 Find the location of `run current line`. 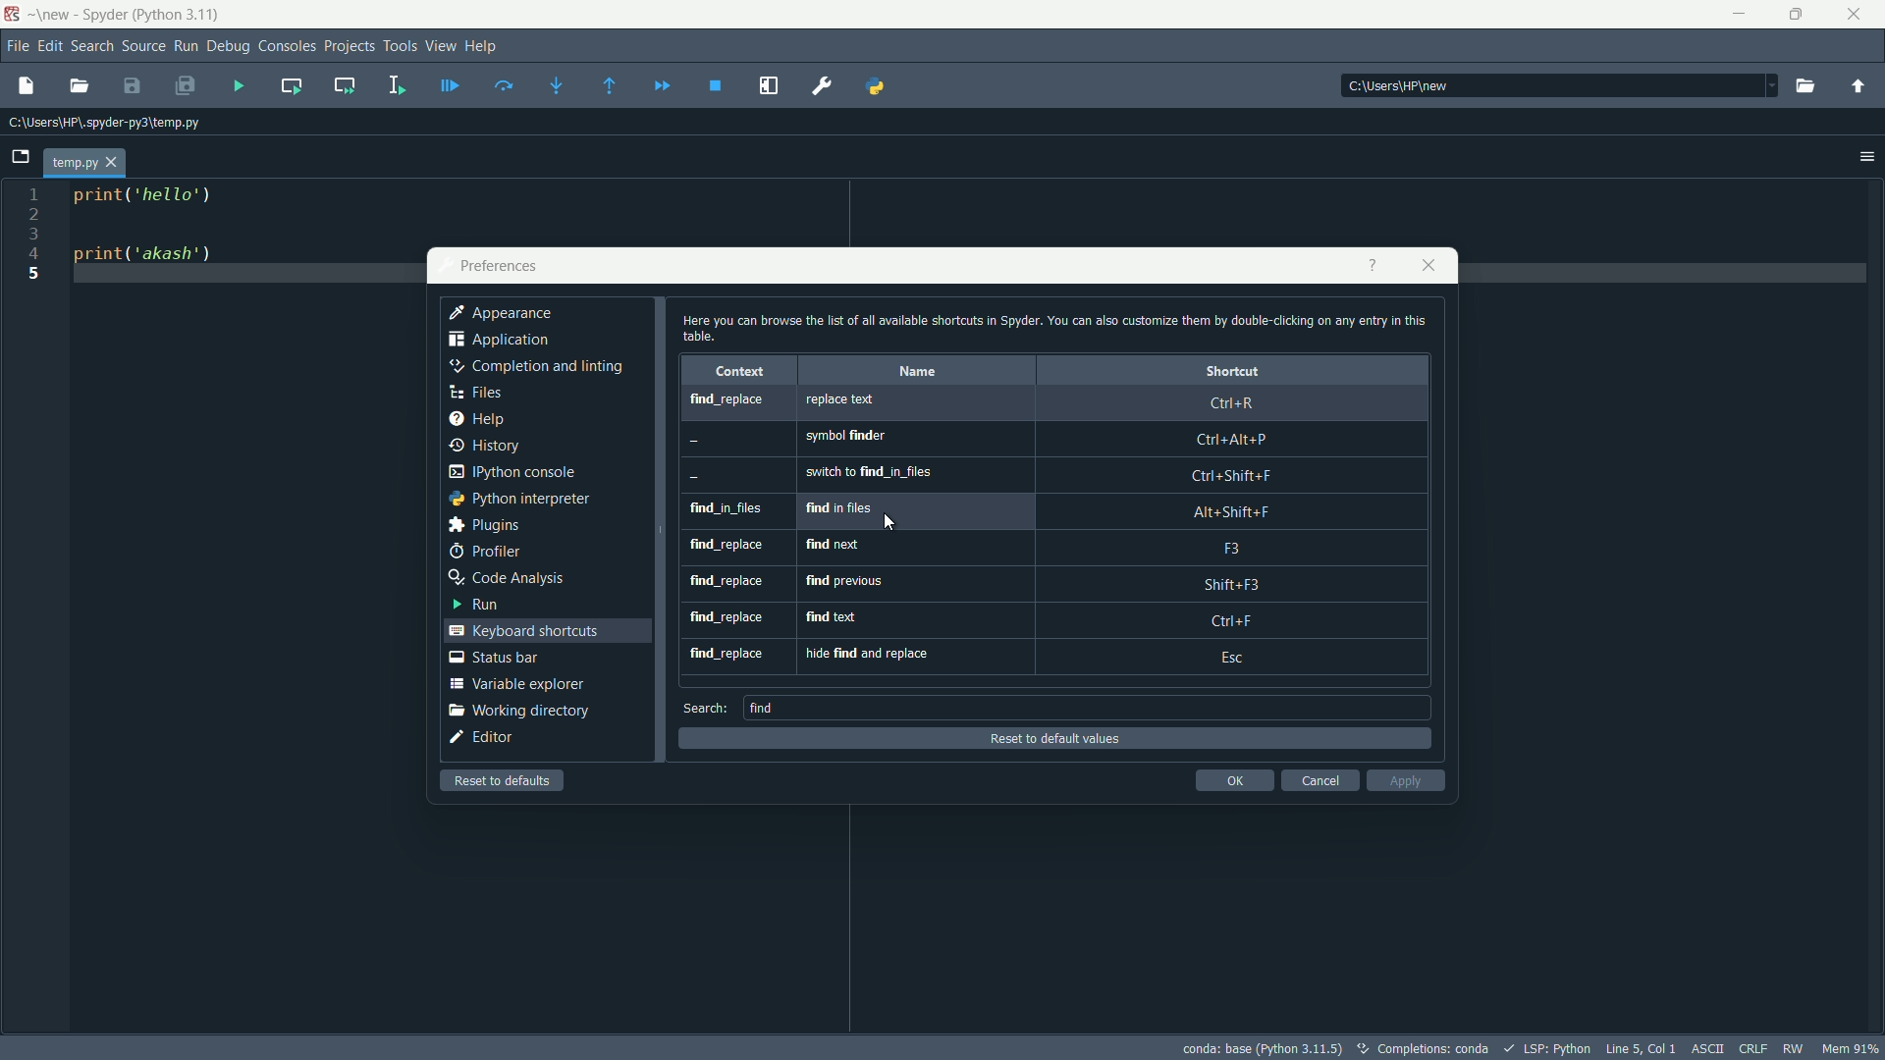

run current line is located at coordinates (508, 87).